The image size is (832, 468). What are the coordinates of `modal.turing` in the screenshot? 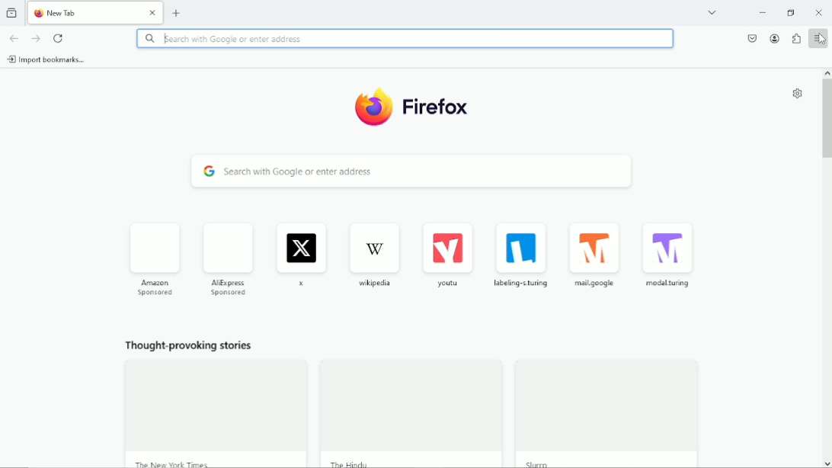 It's located at (671, 254).